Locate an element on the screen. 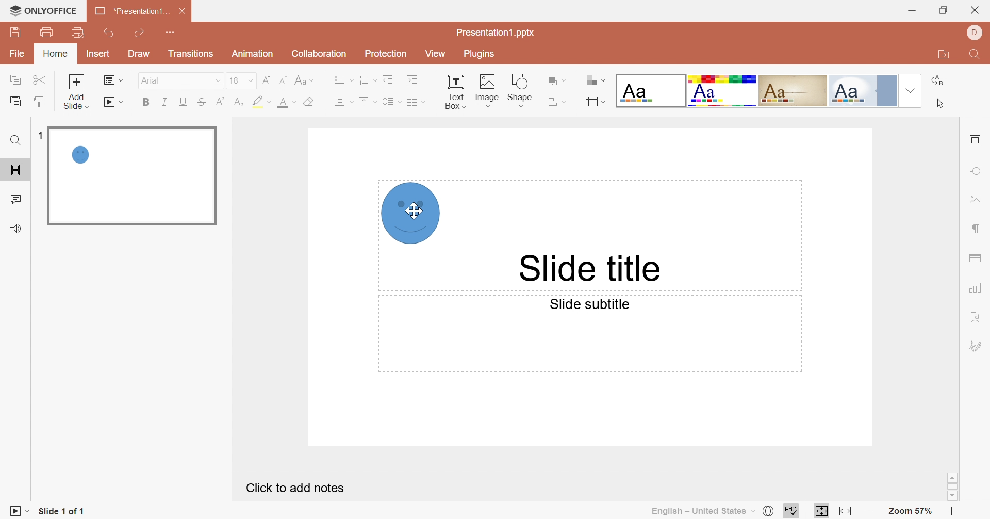 This screenshot has width=990, height=519. Draw is located at coordinates (140, 54).